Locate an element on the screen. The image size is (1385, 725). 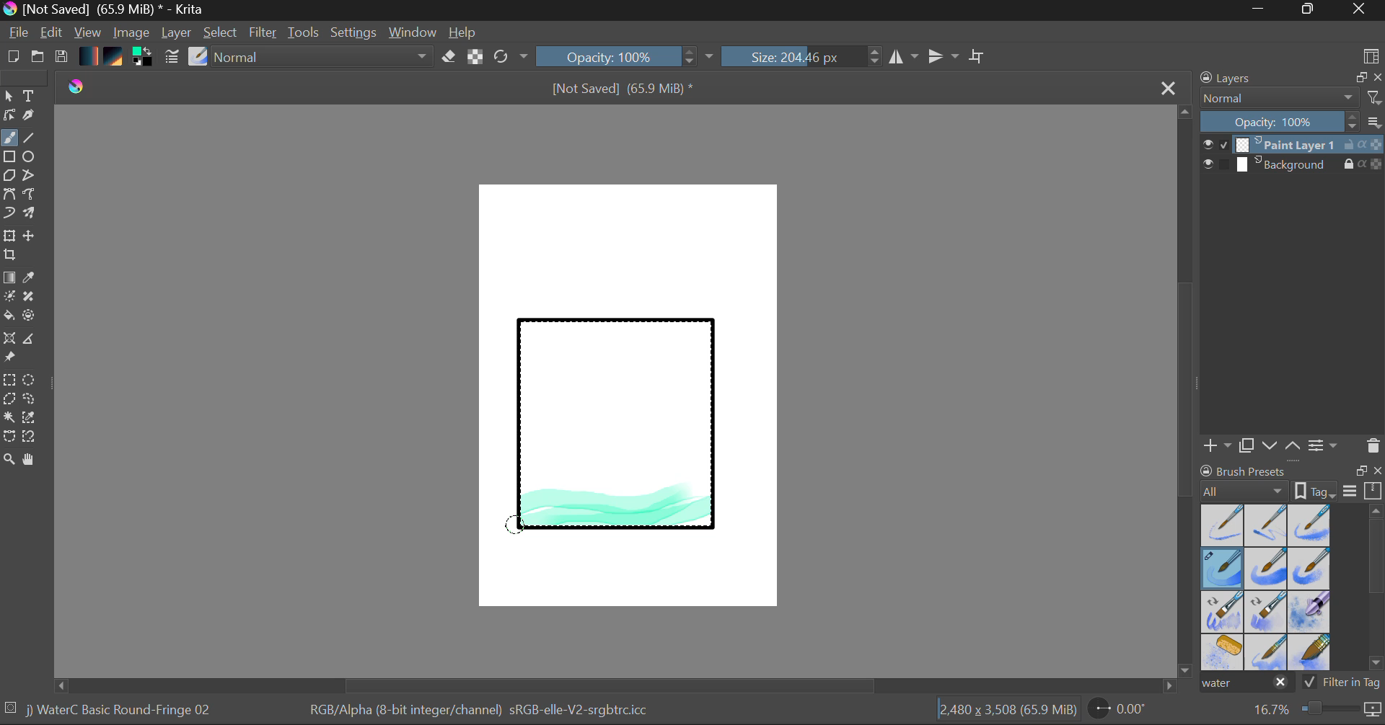
Bezier Curve Selector is located at coordinates (9, 437).